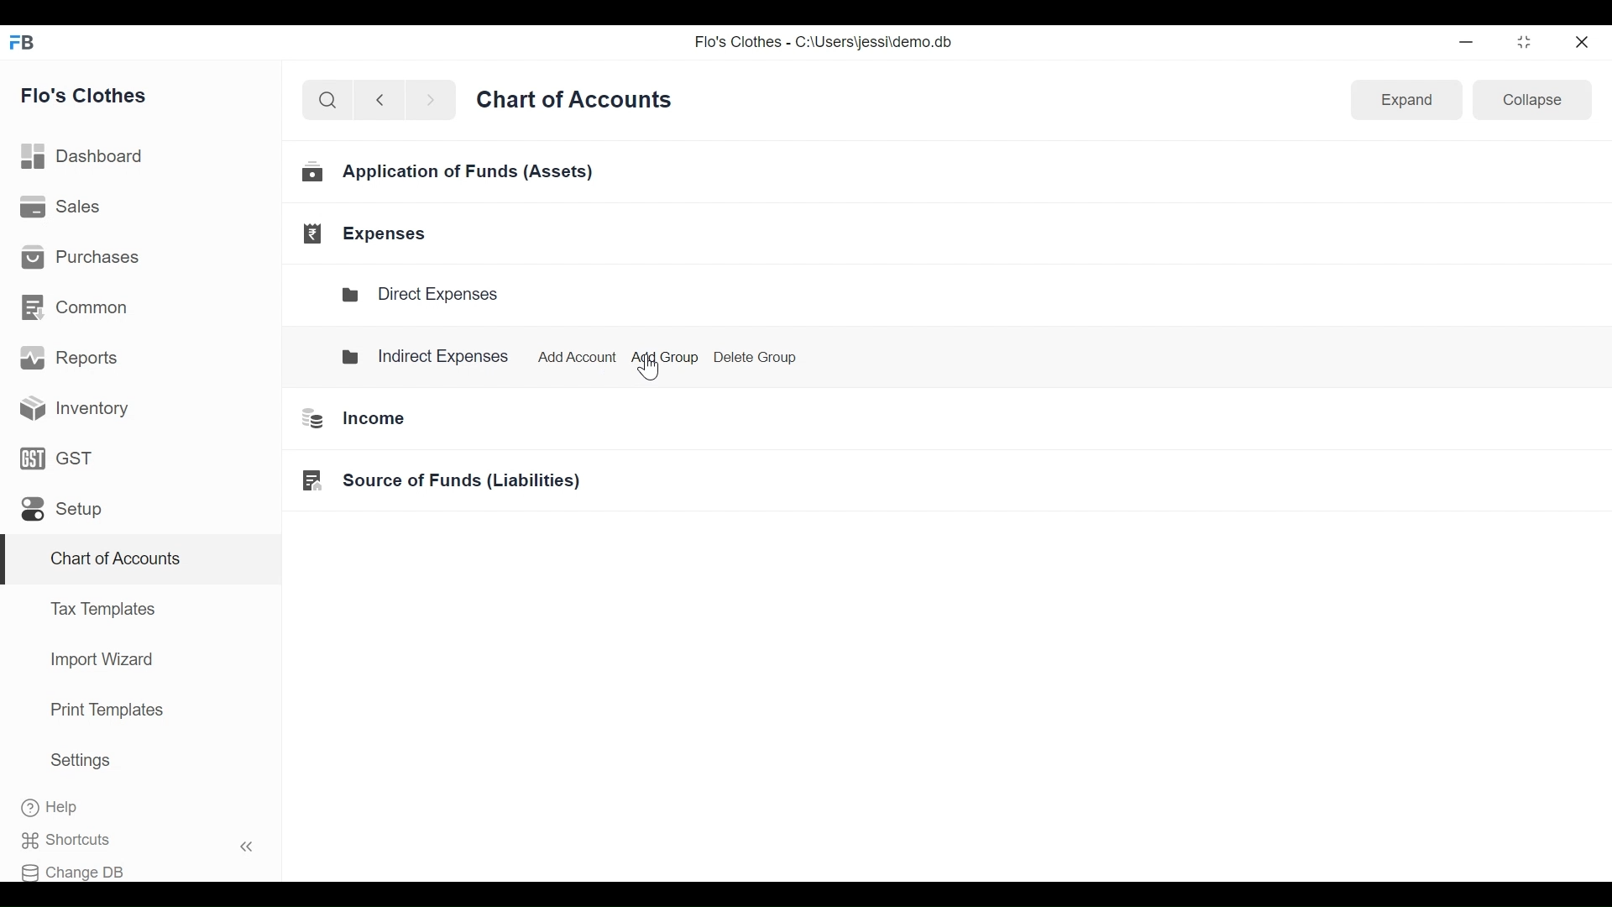 The height and width of the screenshot is (907, 1612). What do you see at coordinates (112, 561) in the screenshot?
I see `Chart of Accounts` at bounding box center [112, 561].